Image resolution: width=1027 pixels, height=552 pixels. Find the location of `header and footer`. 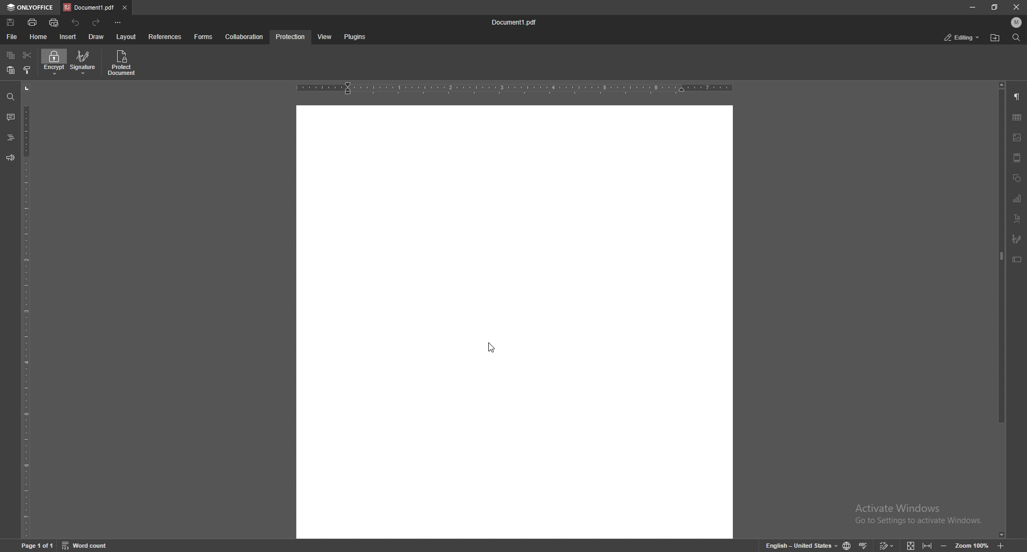

header and footer is located at coordinates (1017, 158).